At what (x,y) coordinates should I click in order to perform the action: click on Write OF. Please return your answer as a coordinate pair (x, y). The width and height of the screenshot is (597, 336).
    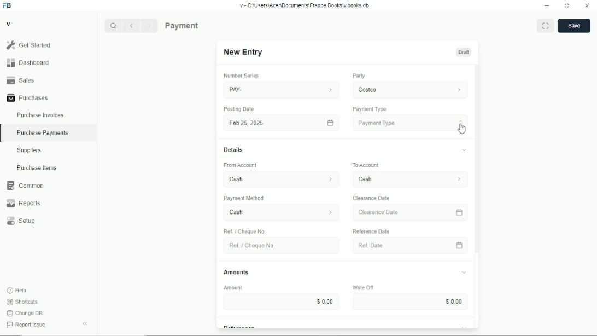
    Looking at the image, I should click on (360, 287).